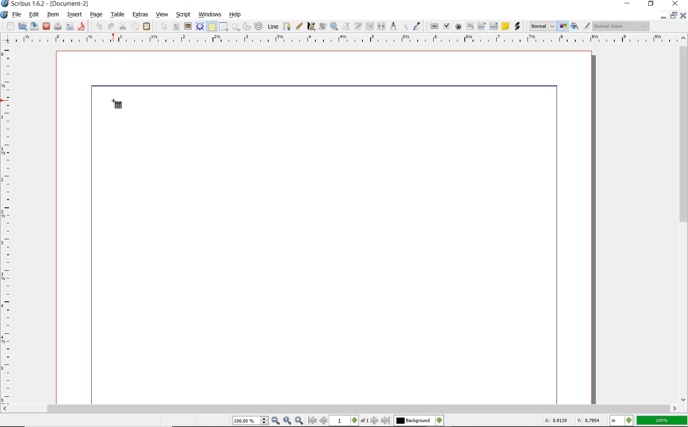  Describe the element at coordinates (18, 15) in the screenshot. I see `file` at that location.